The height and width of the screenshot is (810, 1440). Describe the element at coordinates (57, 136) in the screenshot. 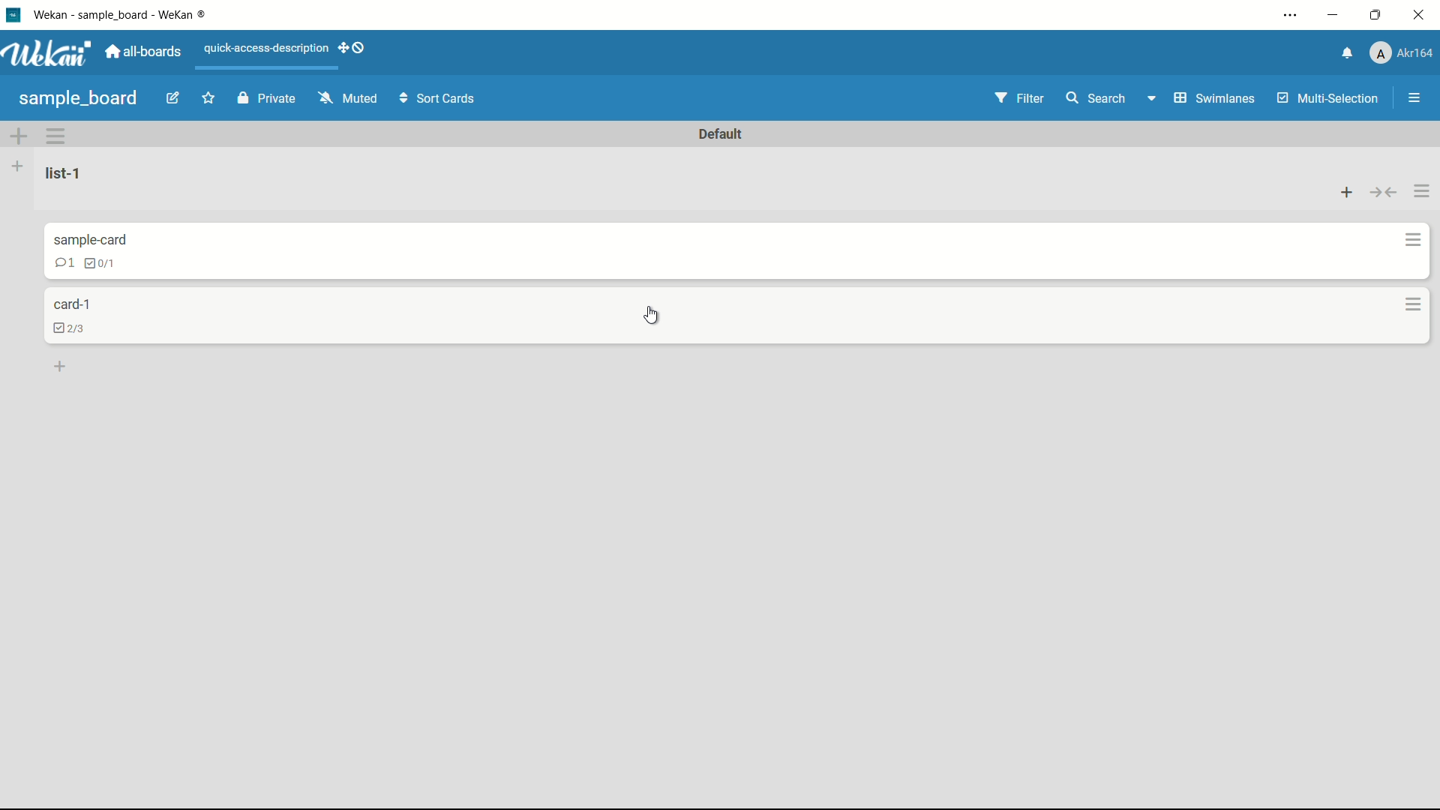

I see `swimlane actions` at that location.